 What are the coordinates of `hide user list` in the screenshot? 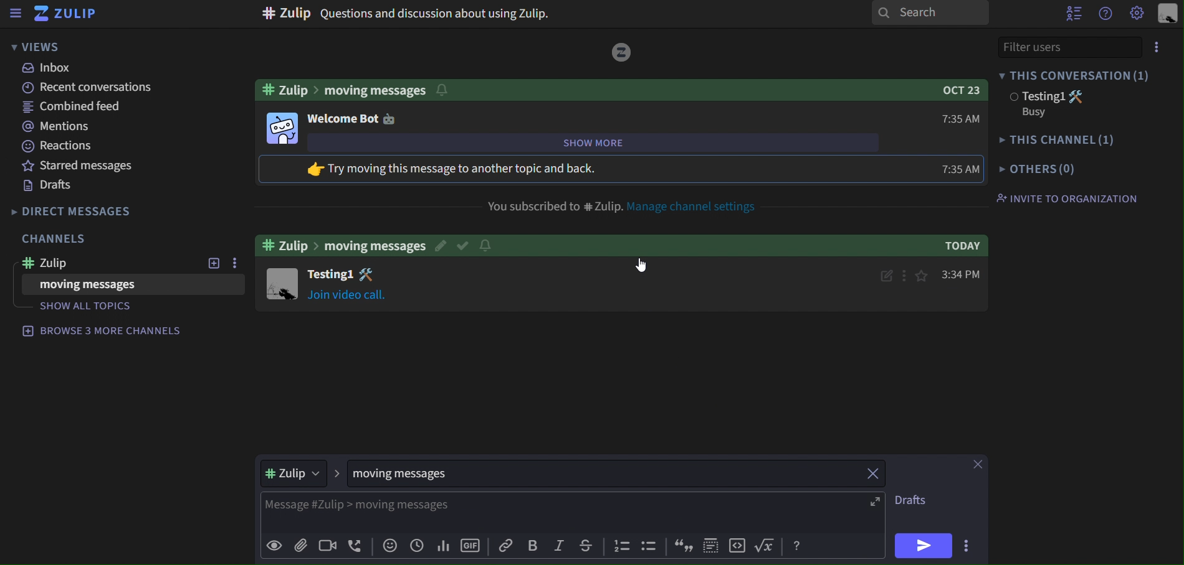 It's located at (1071, 13).